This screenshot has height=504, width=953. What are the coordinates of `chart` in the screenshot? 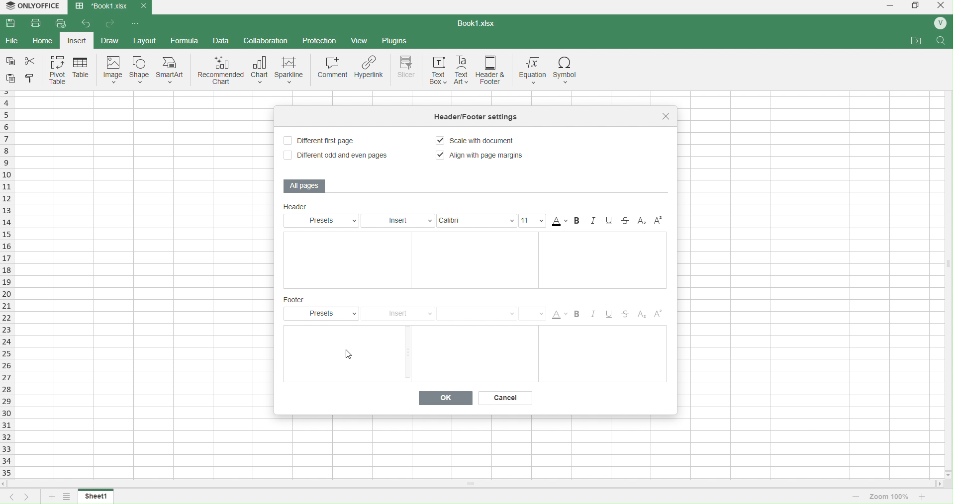 It's located at (259, 71).